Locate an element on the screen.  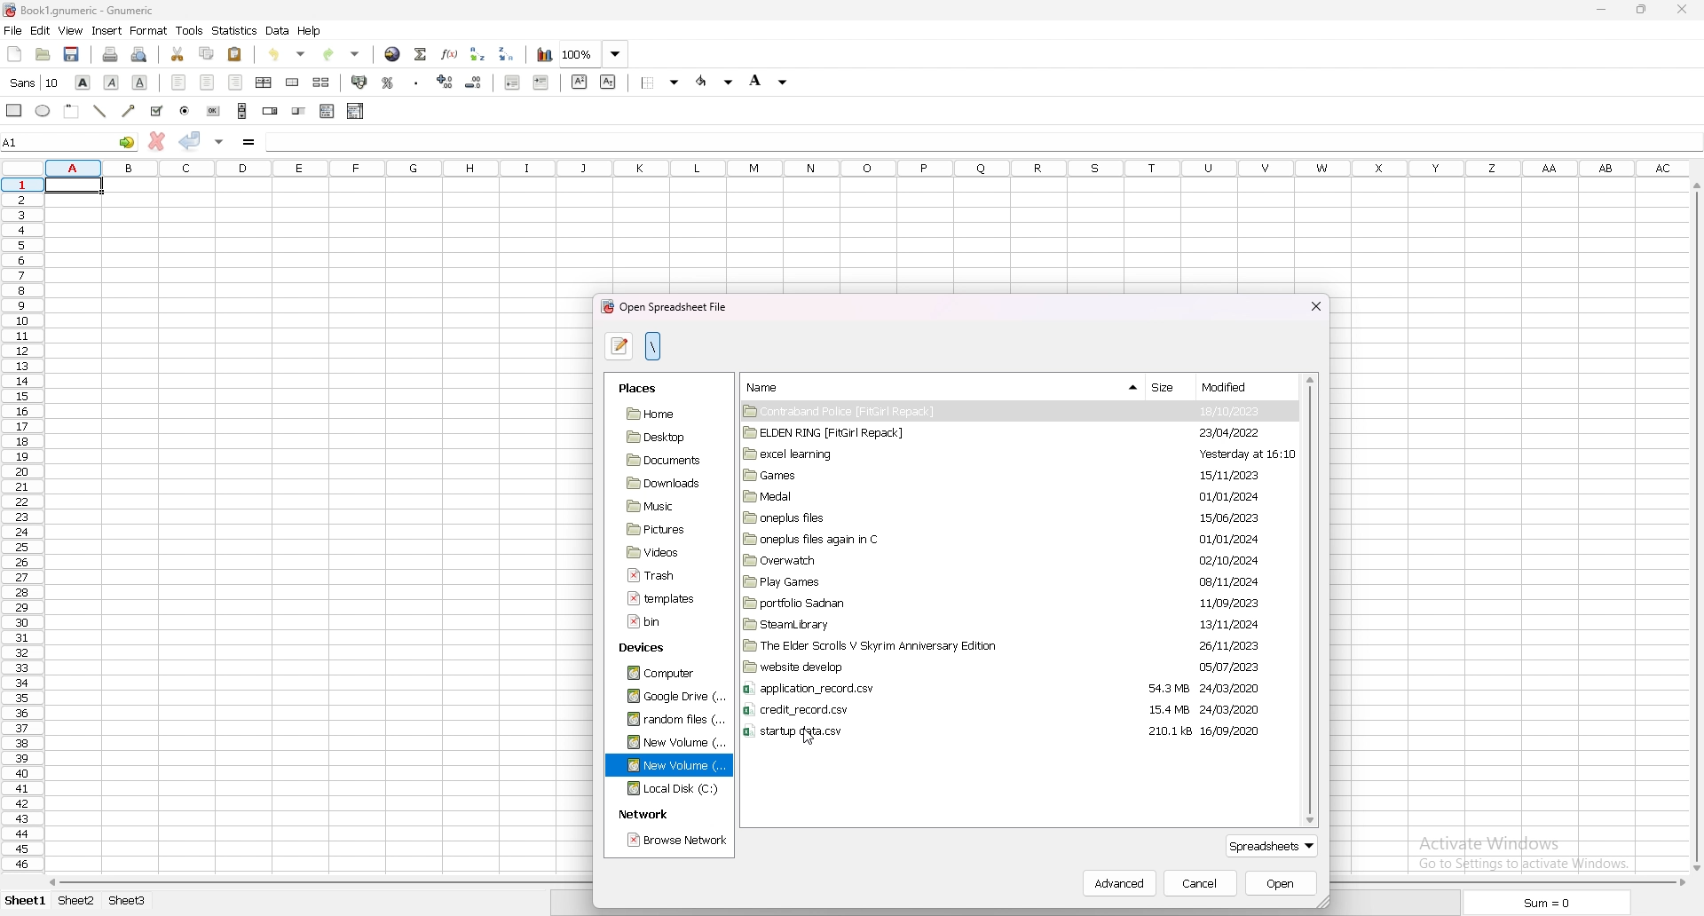
print preview is located at coordinates (142, 55).